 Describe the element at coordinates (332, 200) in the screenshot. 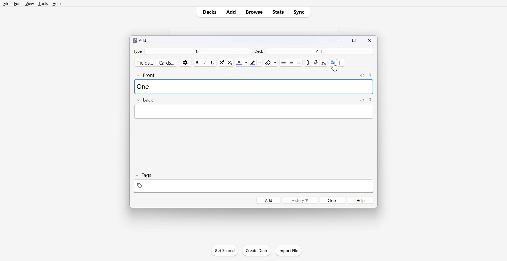

I see `Close` at that location.